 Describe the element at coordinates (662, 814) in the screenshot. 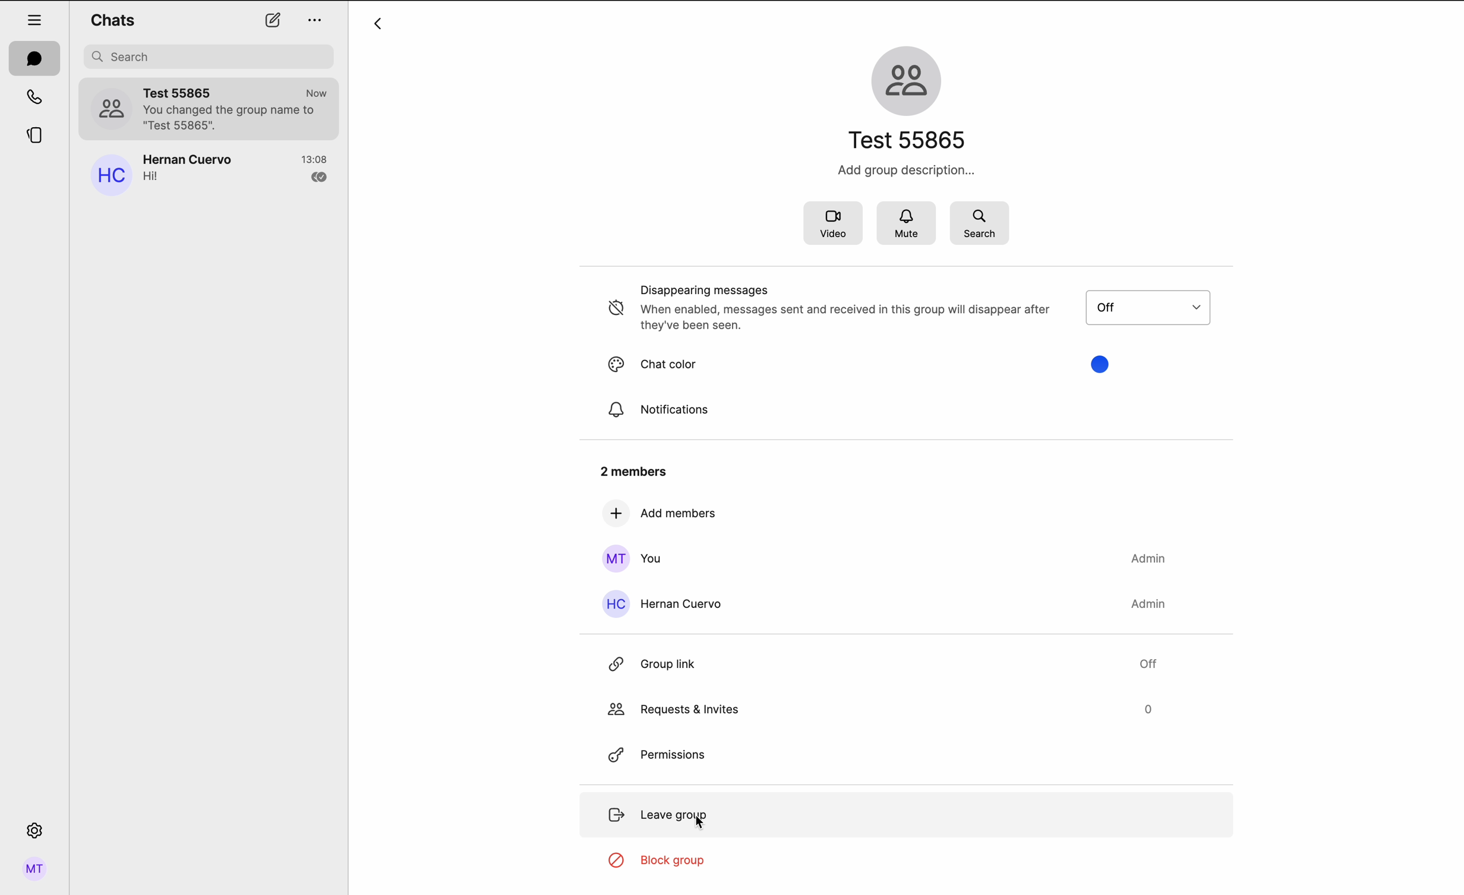

I see `click on leave group` at that location.